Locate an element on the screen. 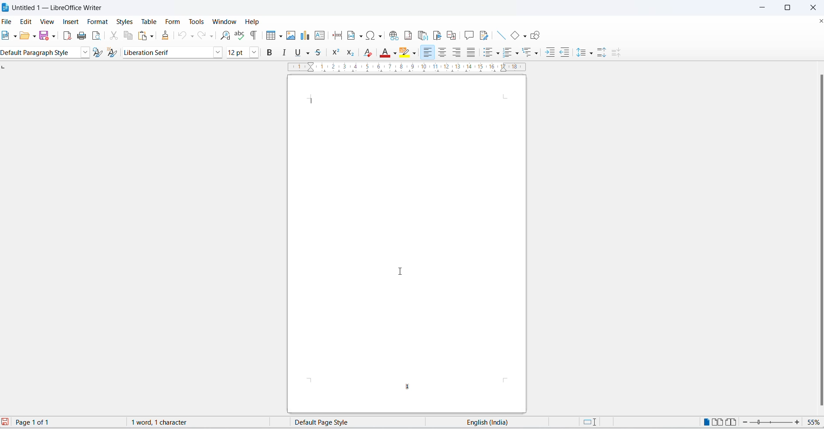 The height and width of the screenshot is (429, 824). font name is located at coordinates (167, 54).